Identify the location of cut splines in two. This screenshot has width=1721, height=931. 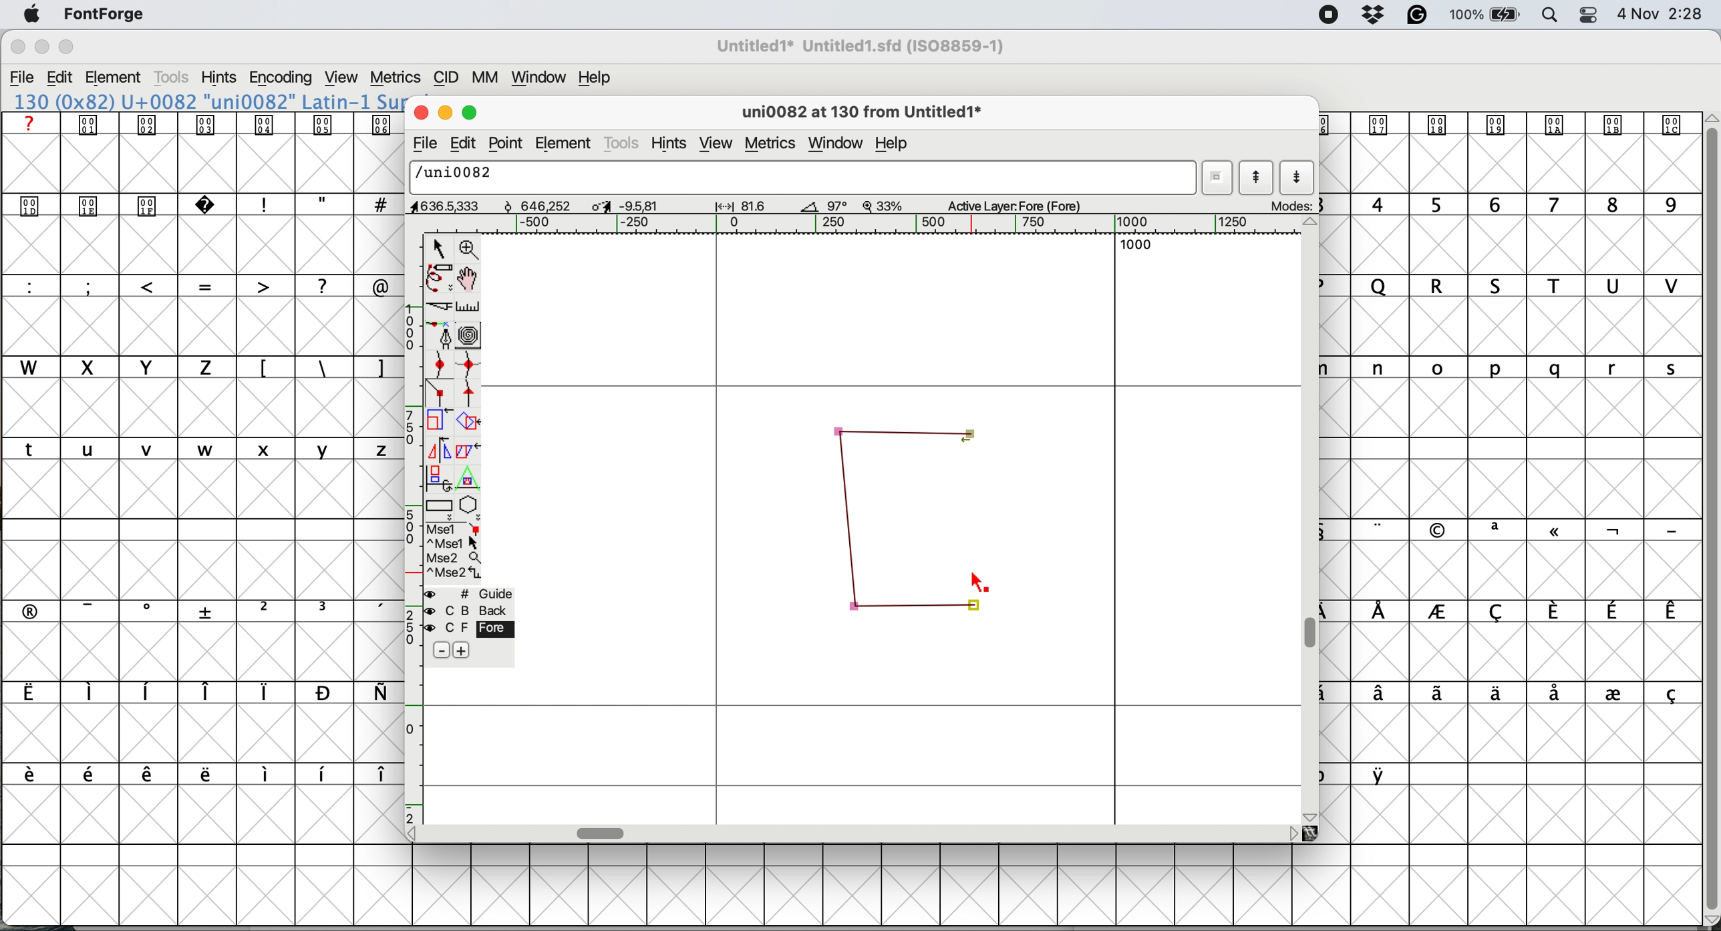
(442, 307).